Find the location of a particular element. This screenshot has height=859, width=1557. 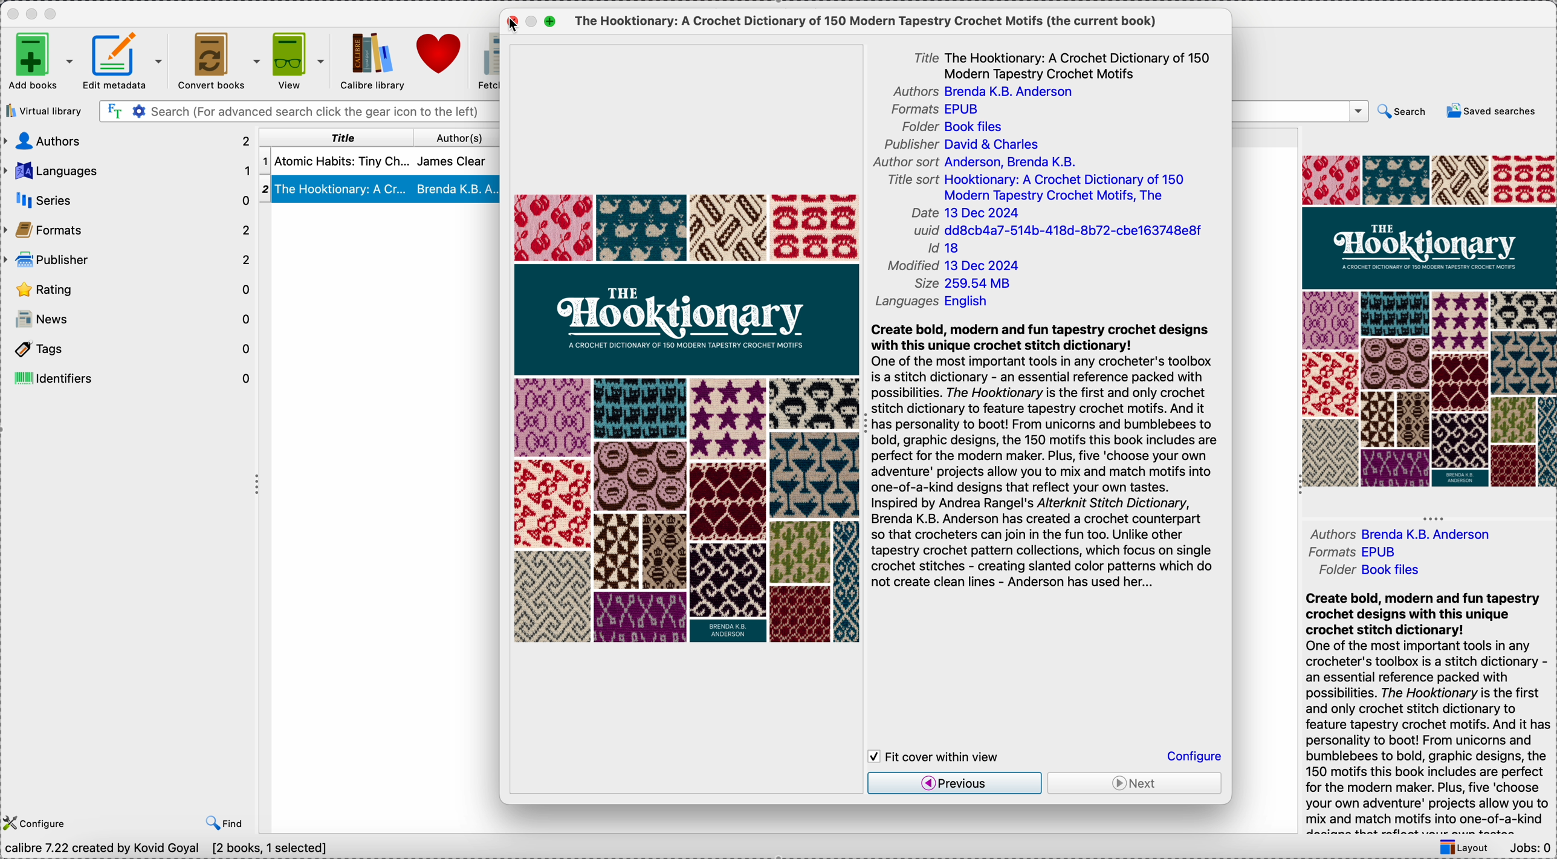

title sort Hooktionary: A Crochet Dictionary of 150 modern tapestry Crochet Motifs, The is located at coordinates (1037, 187).